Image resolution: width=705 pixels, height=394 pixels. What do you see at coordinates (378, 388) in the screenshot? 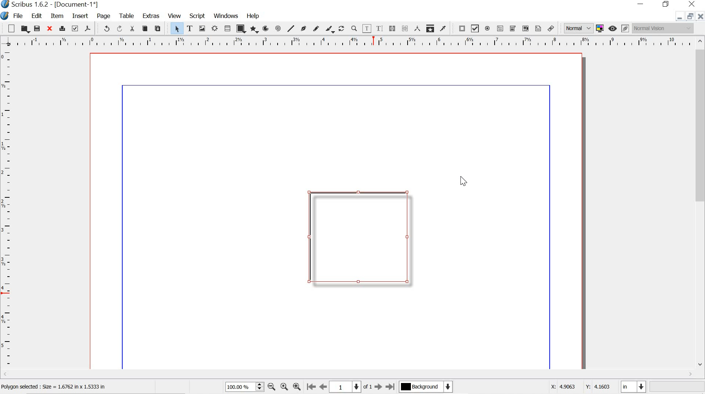
I see `go to next page` at bounding box center [378, 388].